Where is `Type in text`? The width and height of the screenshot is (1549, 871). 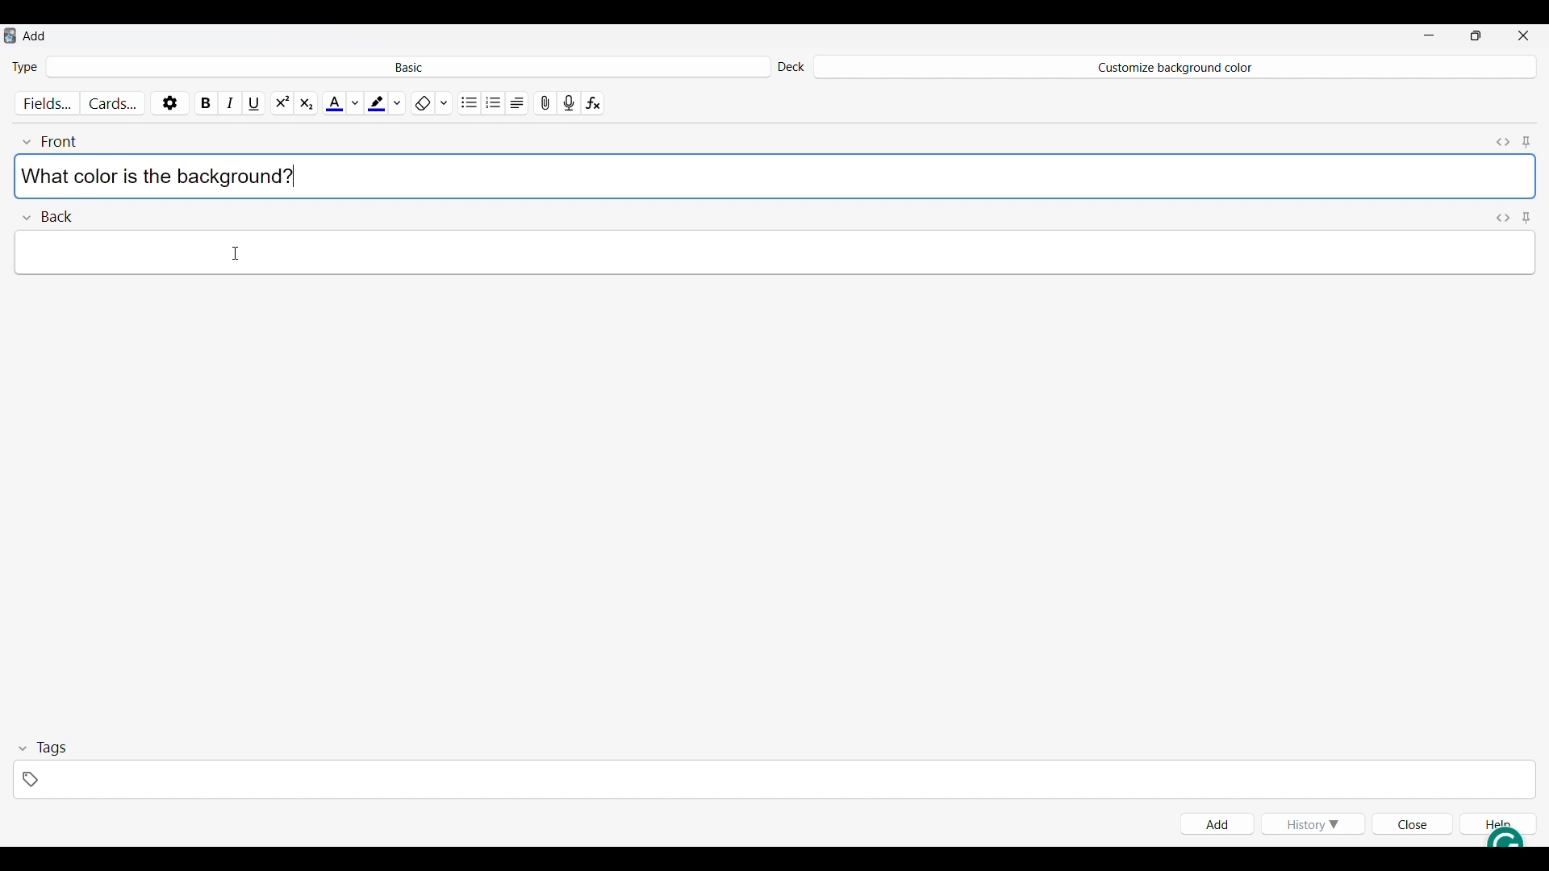
Type in text is located at coordinates (773, 249).